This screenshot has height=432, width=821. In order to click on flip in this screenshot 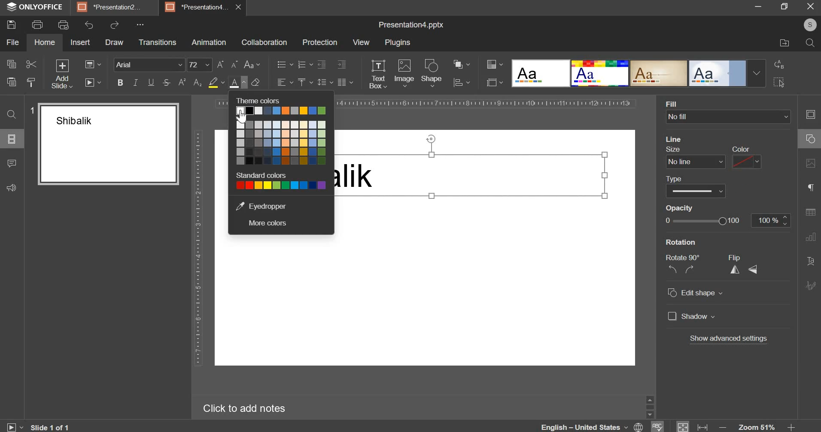, I will do `click(737, 258)`.